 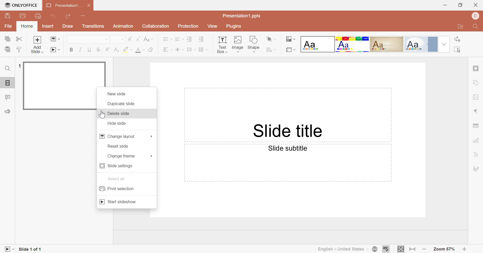 What do you see at coordinates (476, 4) in the screenshot?
I see `close` at bounding box center [476, 4].